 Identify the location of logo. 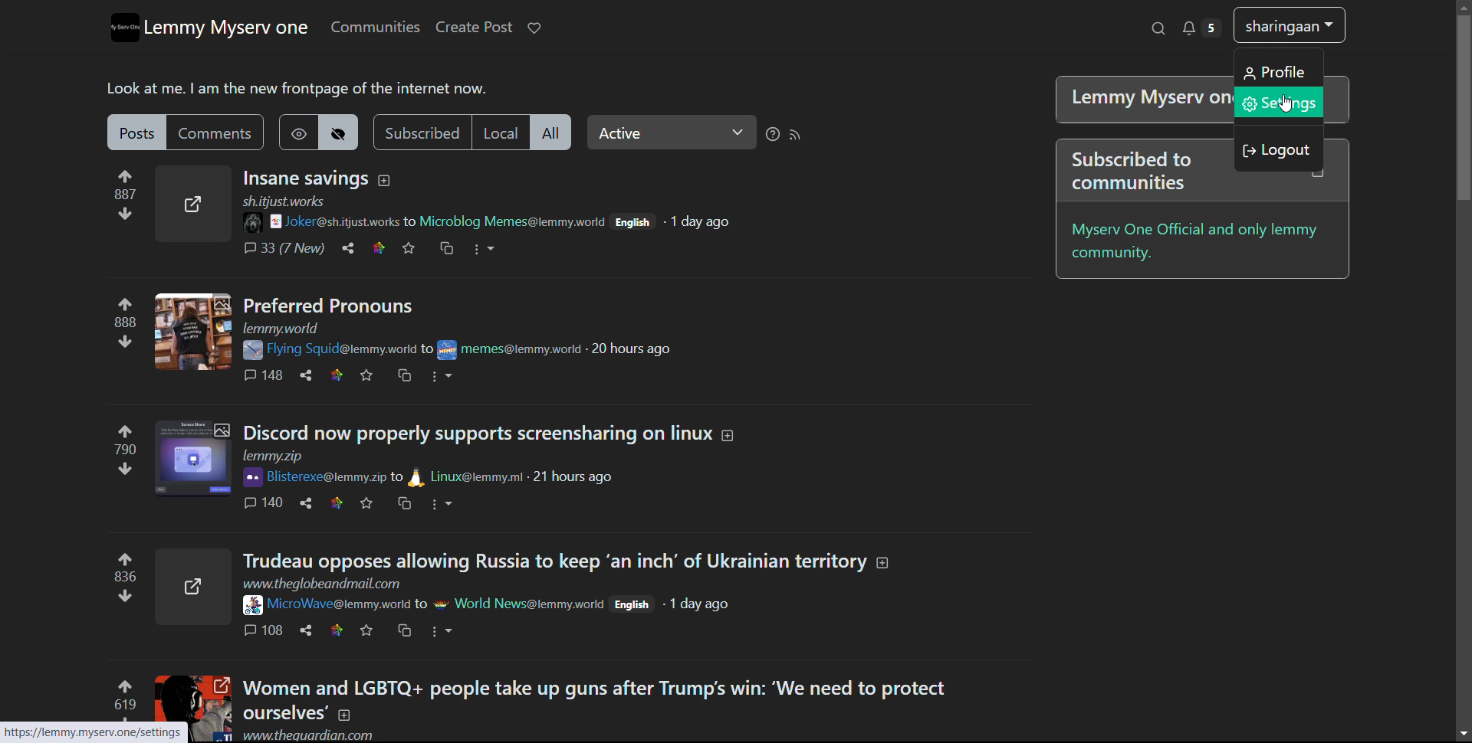
(123, 28).